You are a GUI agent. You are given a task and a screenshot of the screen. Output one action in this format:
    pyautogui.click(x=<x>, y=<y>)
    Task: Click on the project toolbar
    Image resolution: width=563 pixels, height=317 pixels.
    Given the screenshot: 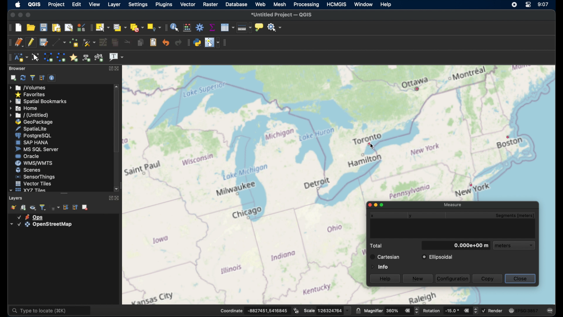 What is the action you would take?
    pyautogui.click(x=8, y=27)
    